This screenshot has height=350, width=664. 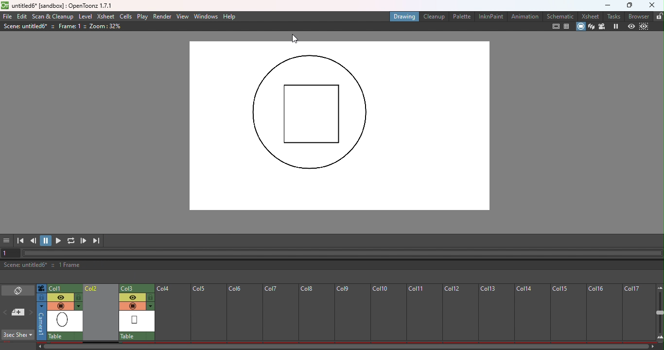 I want to click on scene, so click(x=65, y=321).